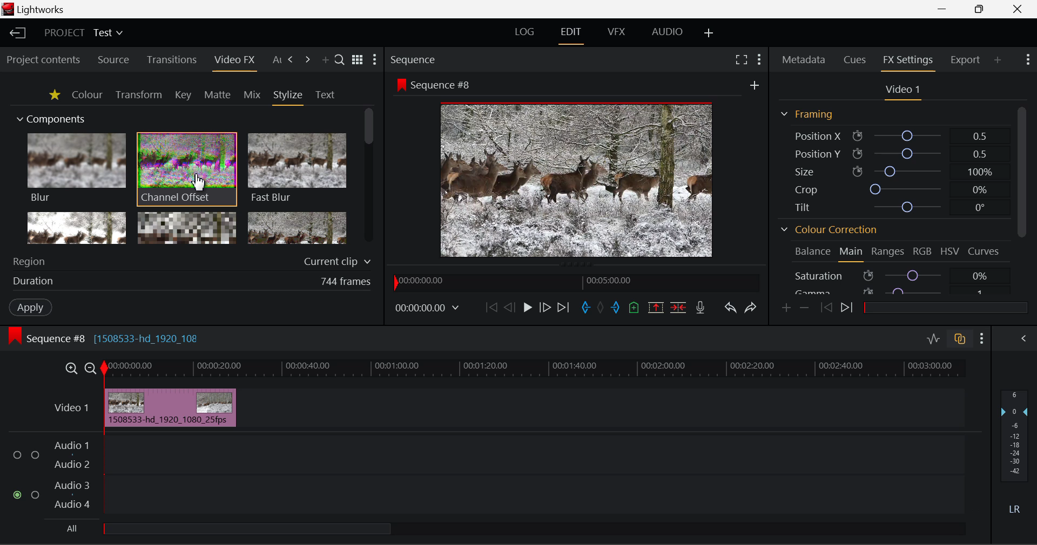  What do you see at coordinates (758, 61) in the screenshot?
I see `Show Settings` at bounding box center [758, 61].